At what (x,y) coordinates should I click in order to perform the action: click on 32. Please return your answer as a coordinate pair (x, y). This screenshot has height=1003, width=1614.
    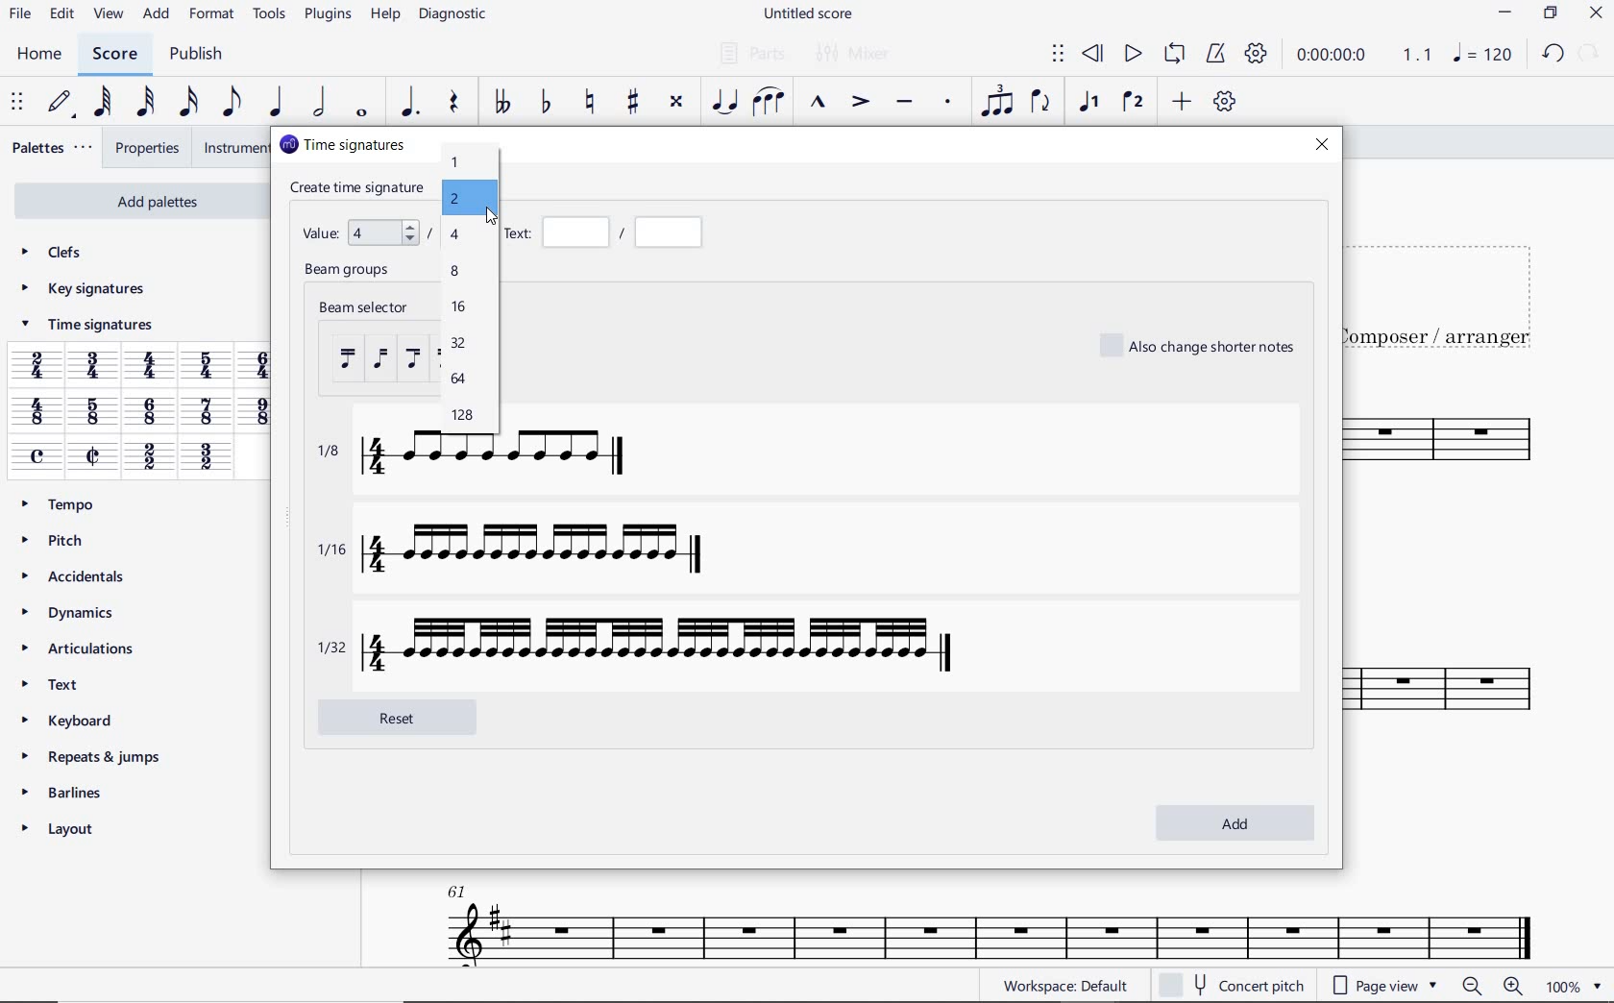
    Looking at the image, I should click on (457, 344).